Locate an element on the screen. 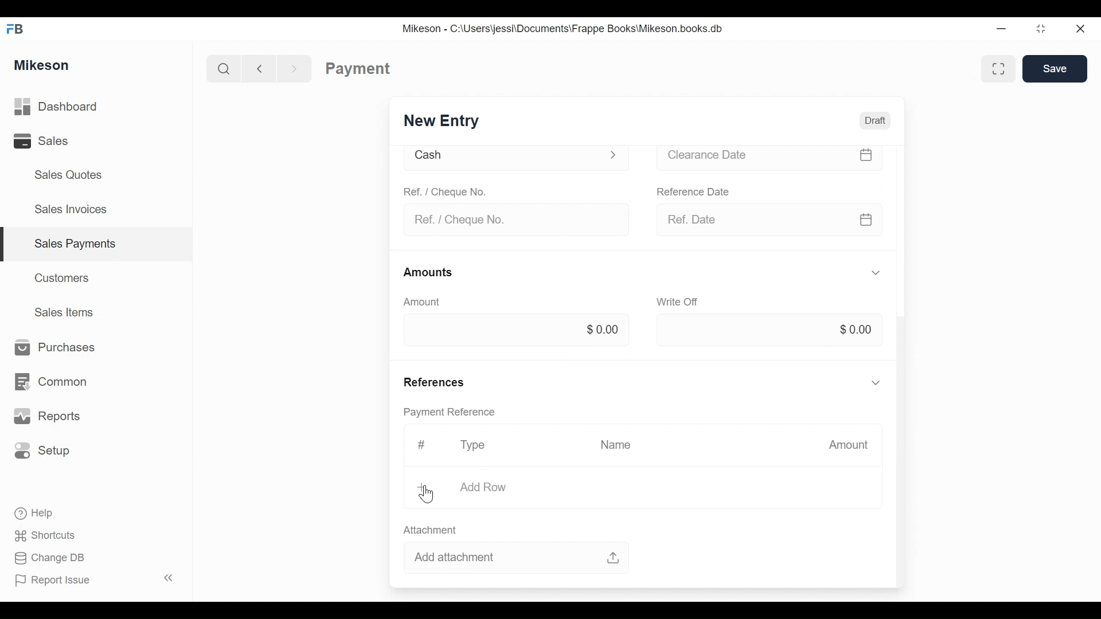 This screenshot has width=1101, height=619. Full width toggle is located at coordinates (997, 69).